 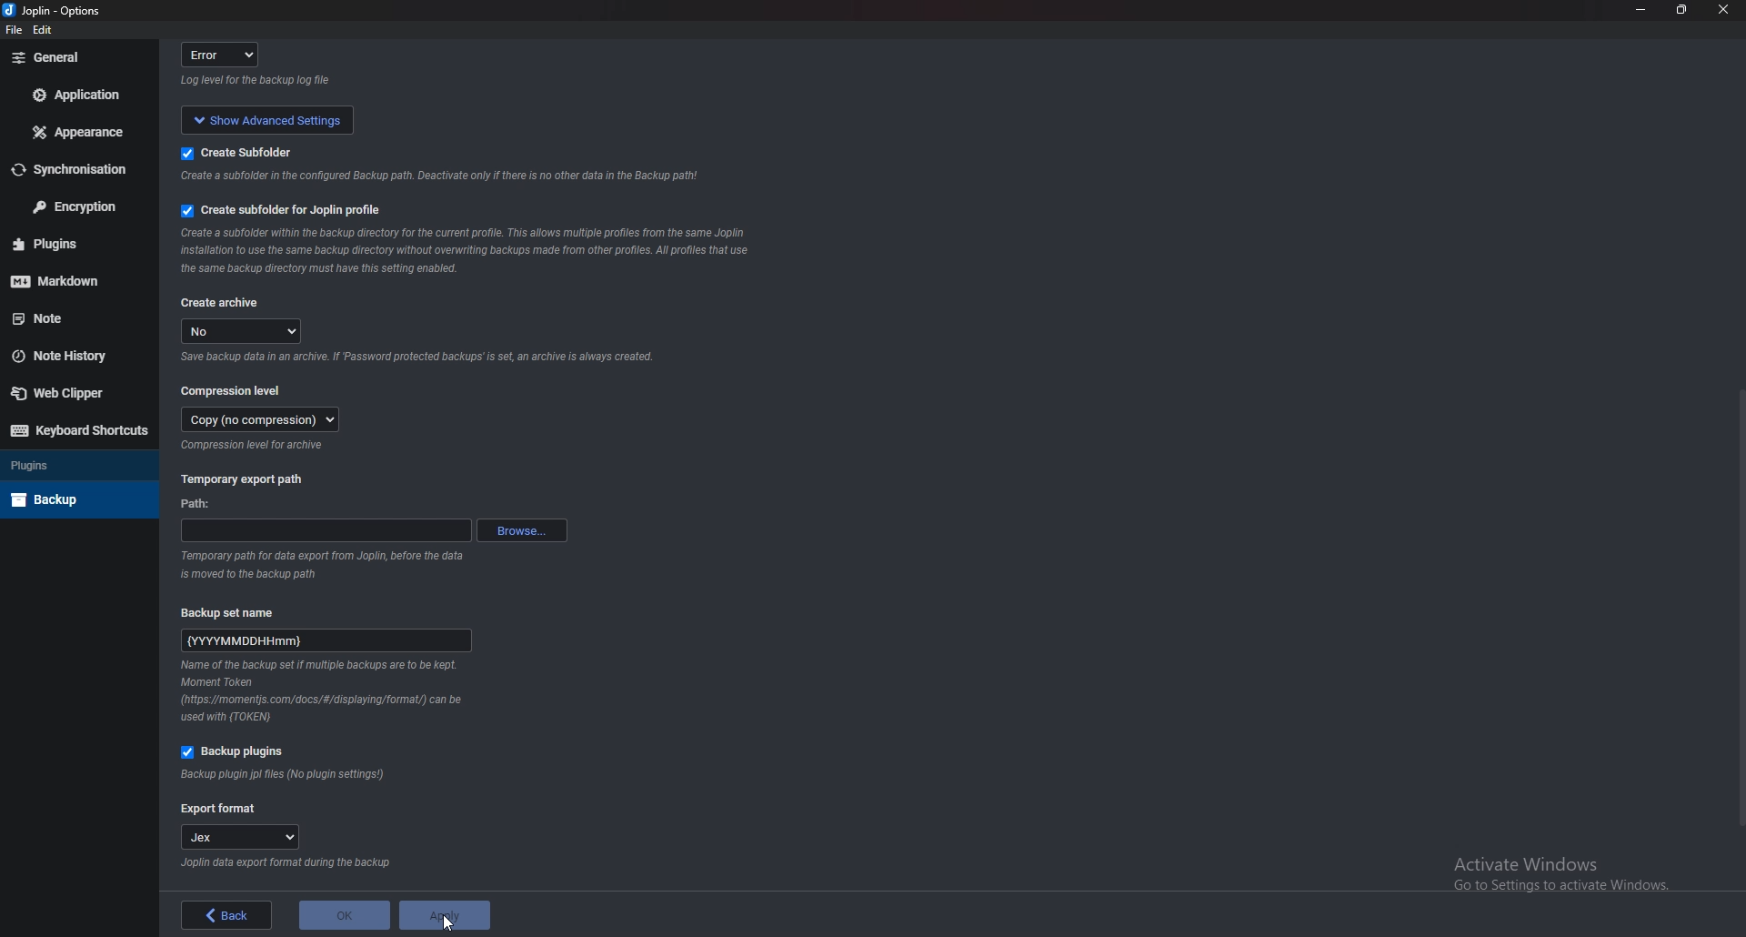 What do you see at coordinates (256, 446) in the screenshot?
I see `Info` at bounding box center [256, 446].